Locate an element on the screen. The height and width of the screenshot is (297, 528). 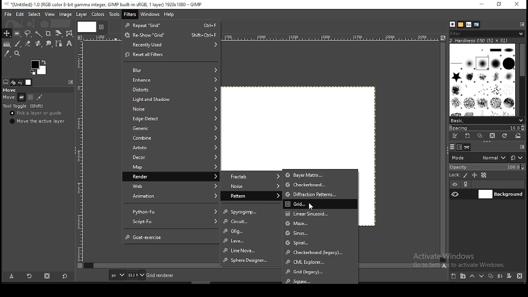
close is located at coordinates (101, 27).